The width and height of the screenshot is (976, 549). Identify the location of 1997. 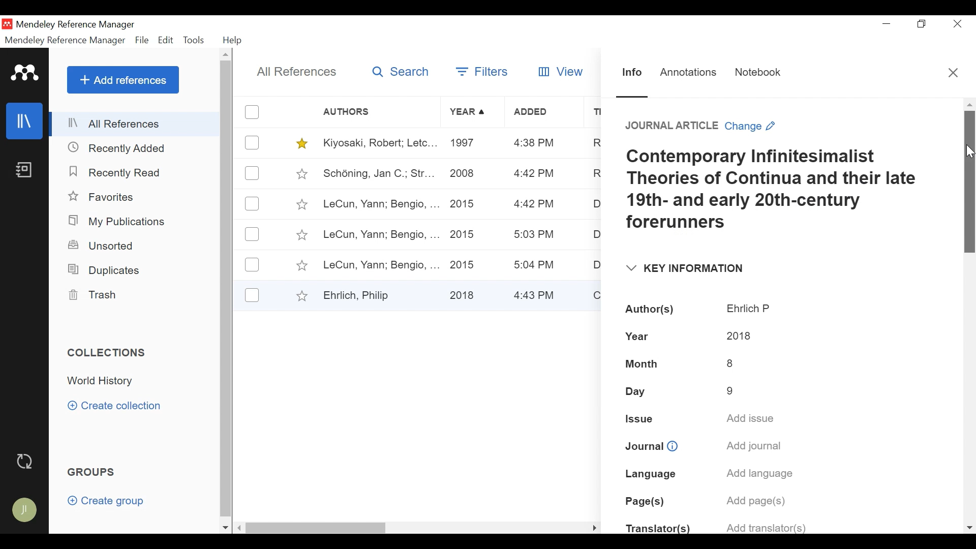
(465, 144).